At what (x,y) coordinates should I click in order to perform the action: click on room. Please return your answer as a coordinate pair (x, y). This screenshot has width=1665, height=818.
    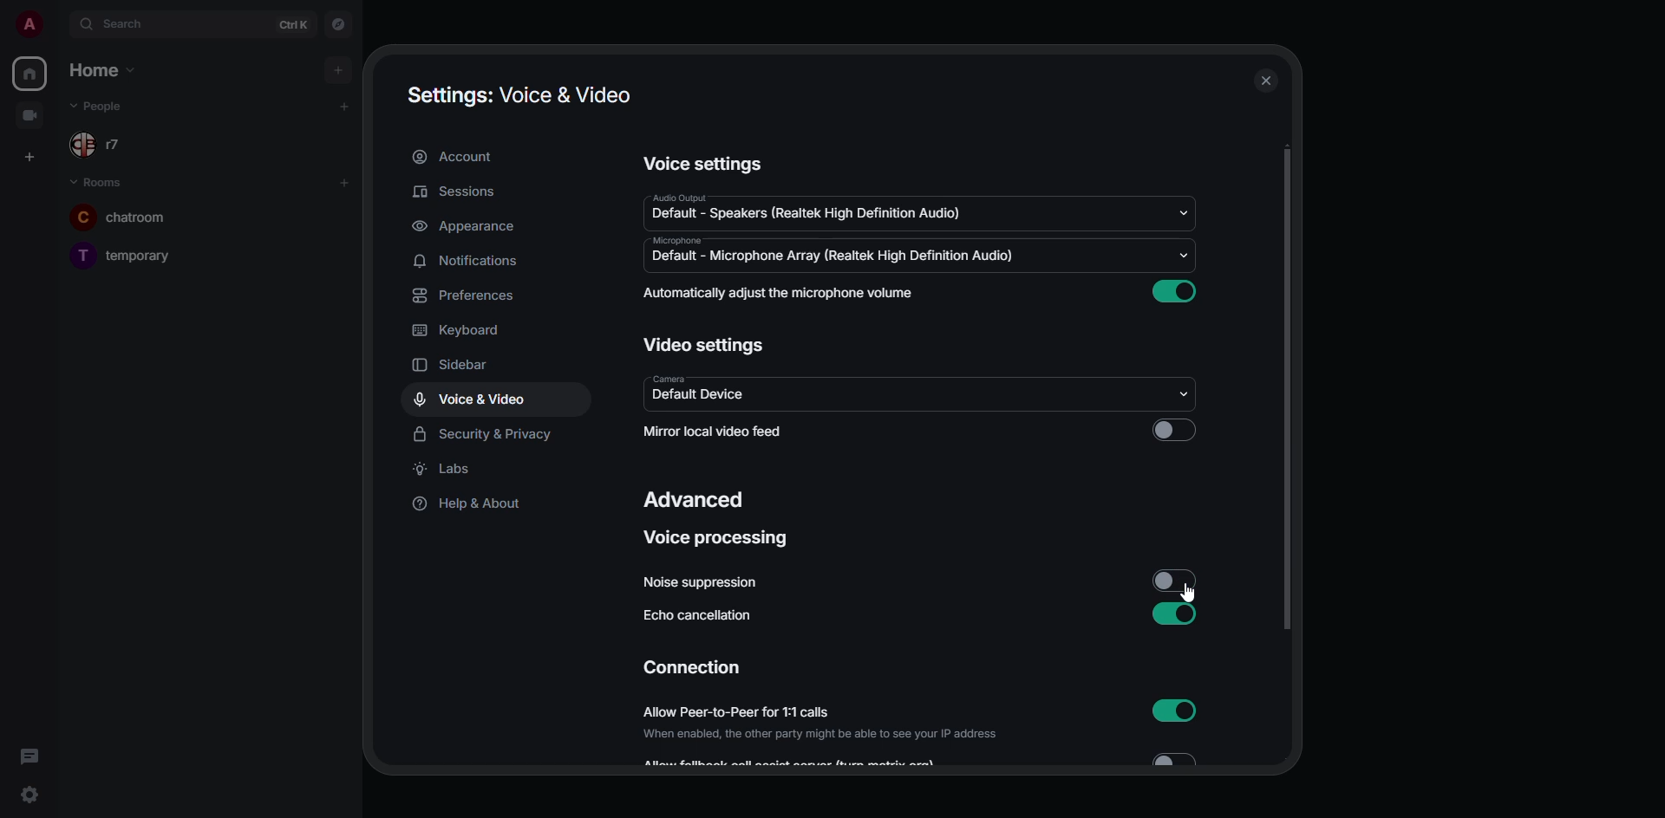
    Looking at the image, I should click on (118, 219).